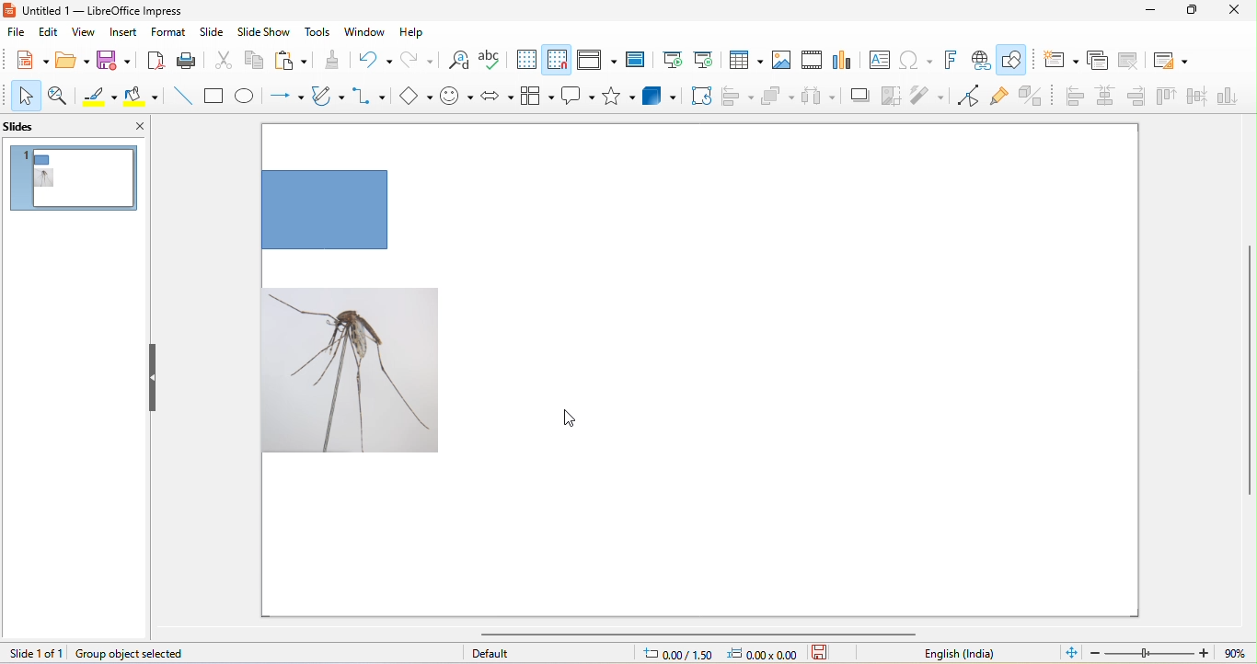 This screenshot has height=664, width=1257. Describe the element at coordinates (878, 60) in the screenshot. I see `text box` at that location.